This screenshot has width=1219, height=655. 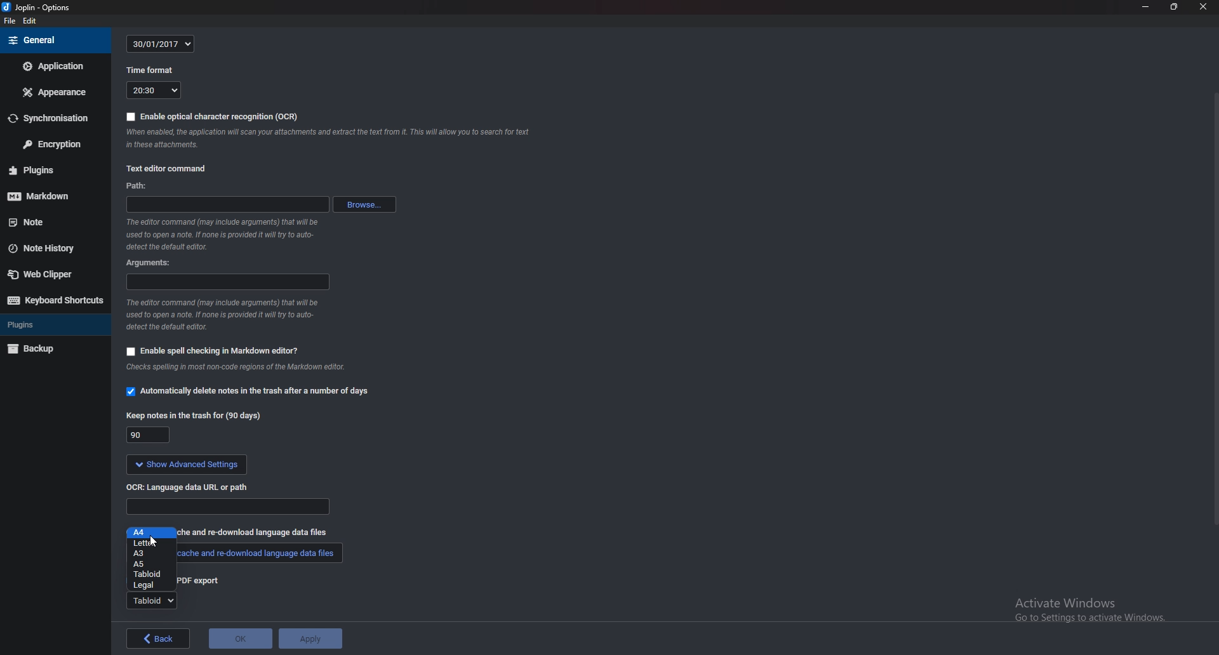 I want to click on Plugins, so click(x=48, y=326).